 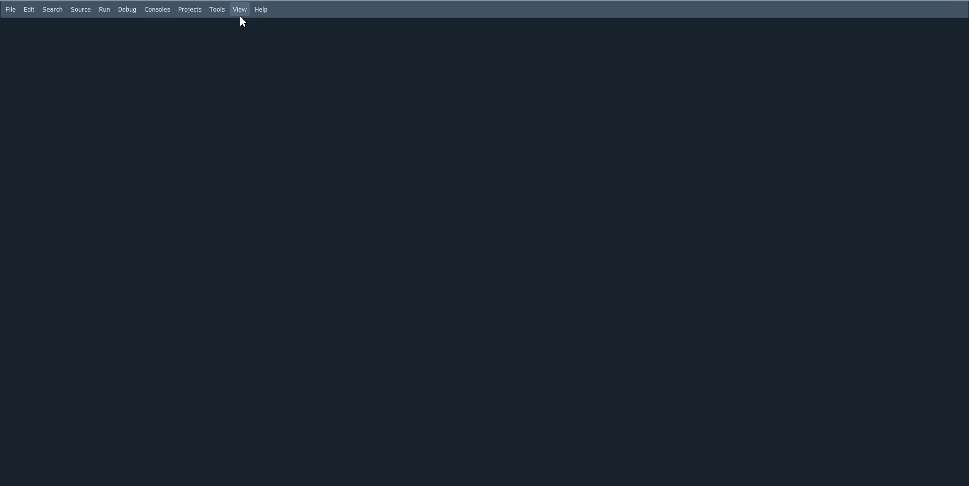 What do you see at coordinates (29, 10) in the screenshot?
I see `Edit` at bounding box center [29, 10].